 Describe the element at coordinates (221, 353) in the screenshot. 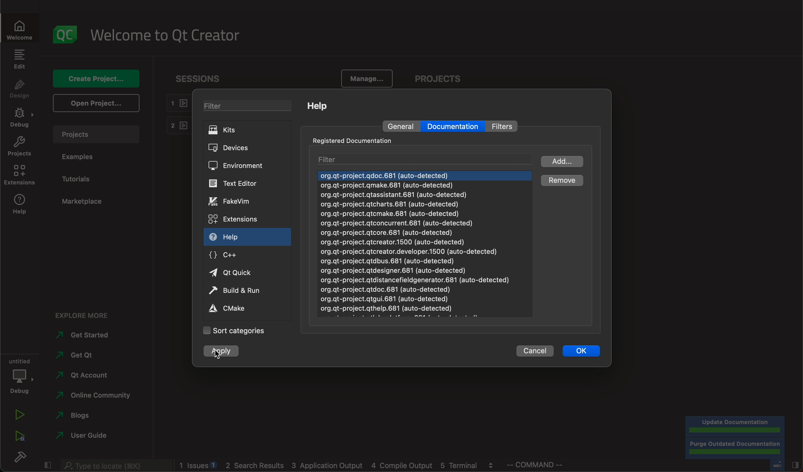

I see `clicked` at that location.